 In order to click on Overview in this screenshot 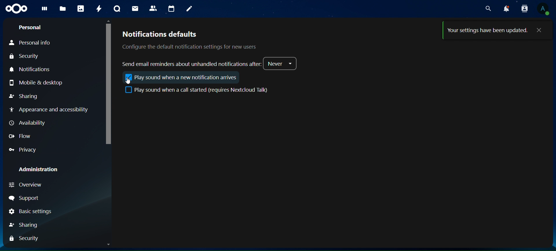, I will do `click(27, 186)`.